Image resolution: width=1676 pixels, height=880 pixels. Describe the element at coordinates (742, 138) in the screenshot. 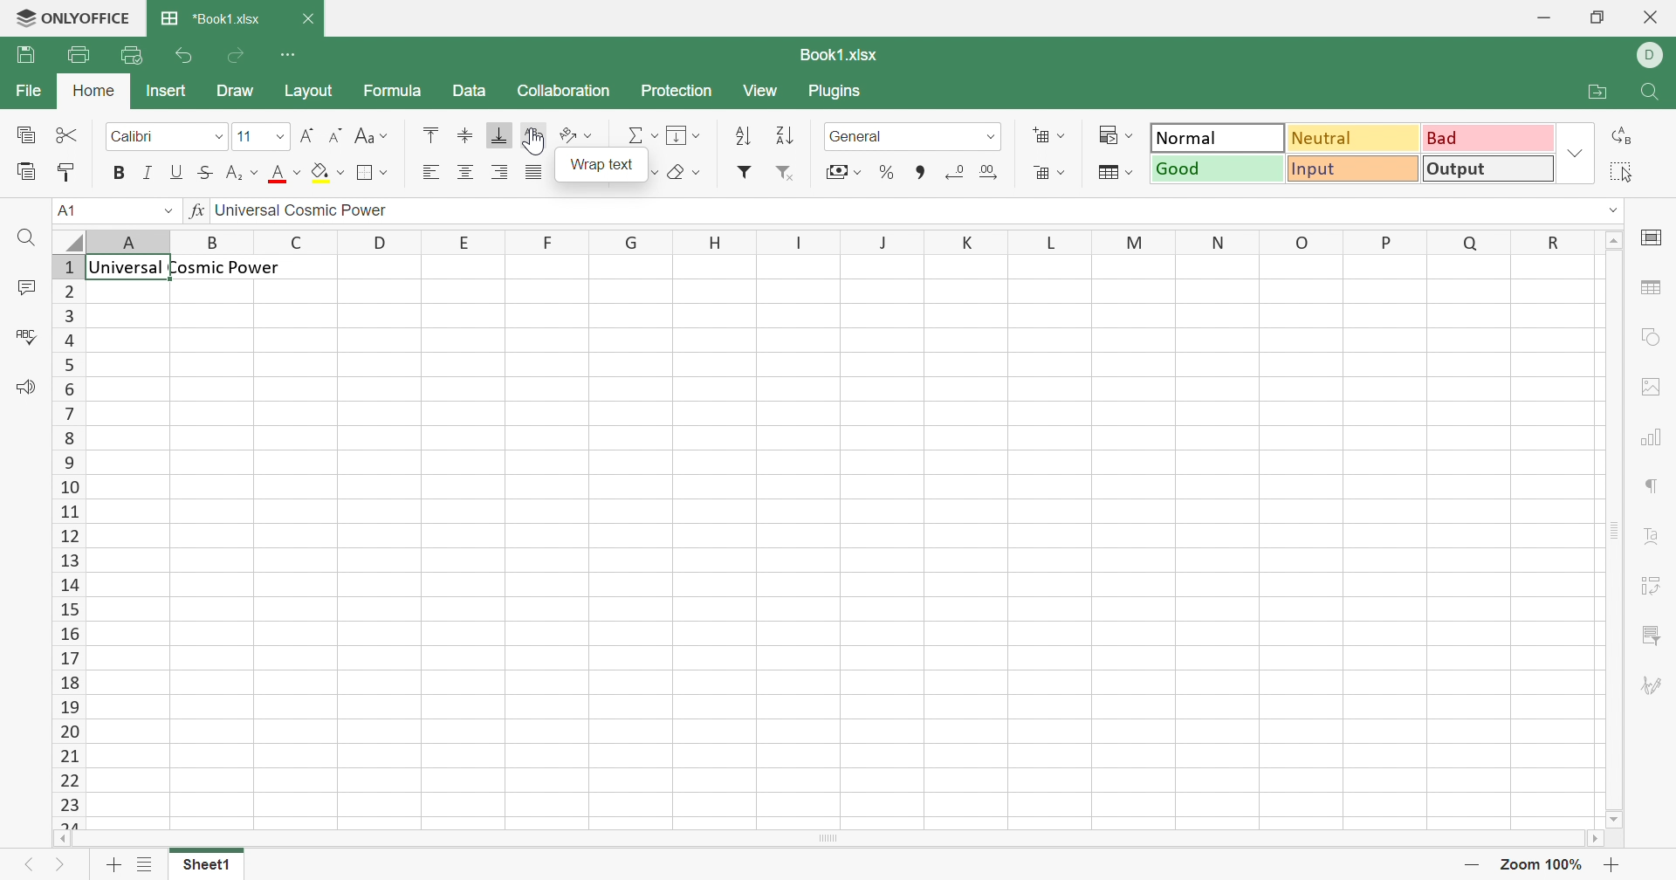

I see `Ascending order` at that location.